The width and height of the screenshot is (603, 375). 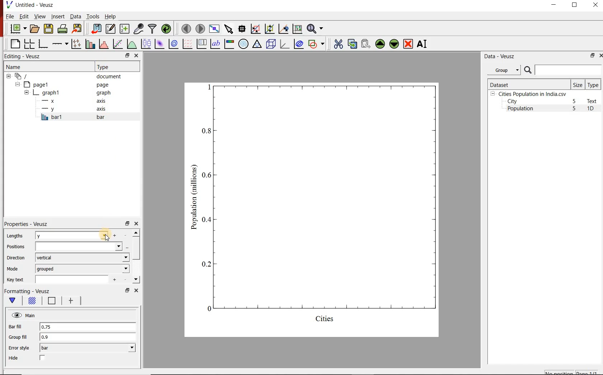 I want to click on y, so click(x=81, y=235).